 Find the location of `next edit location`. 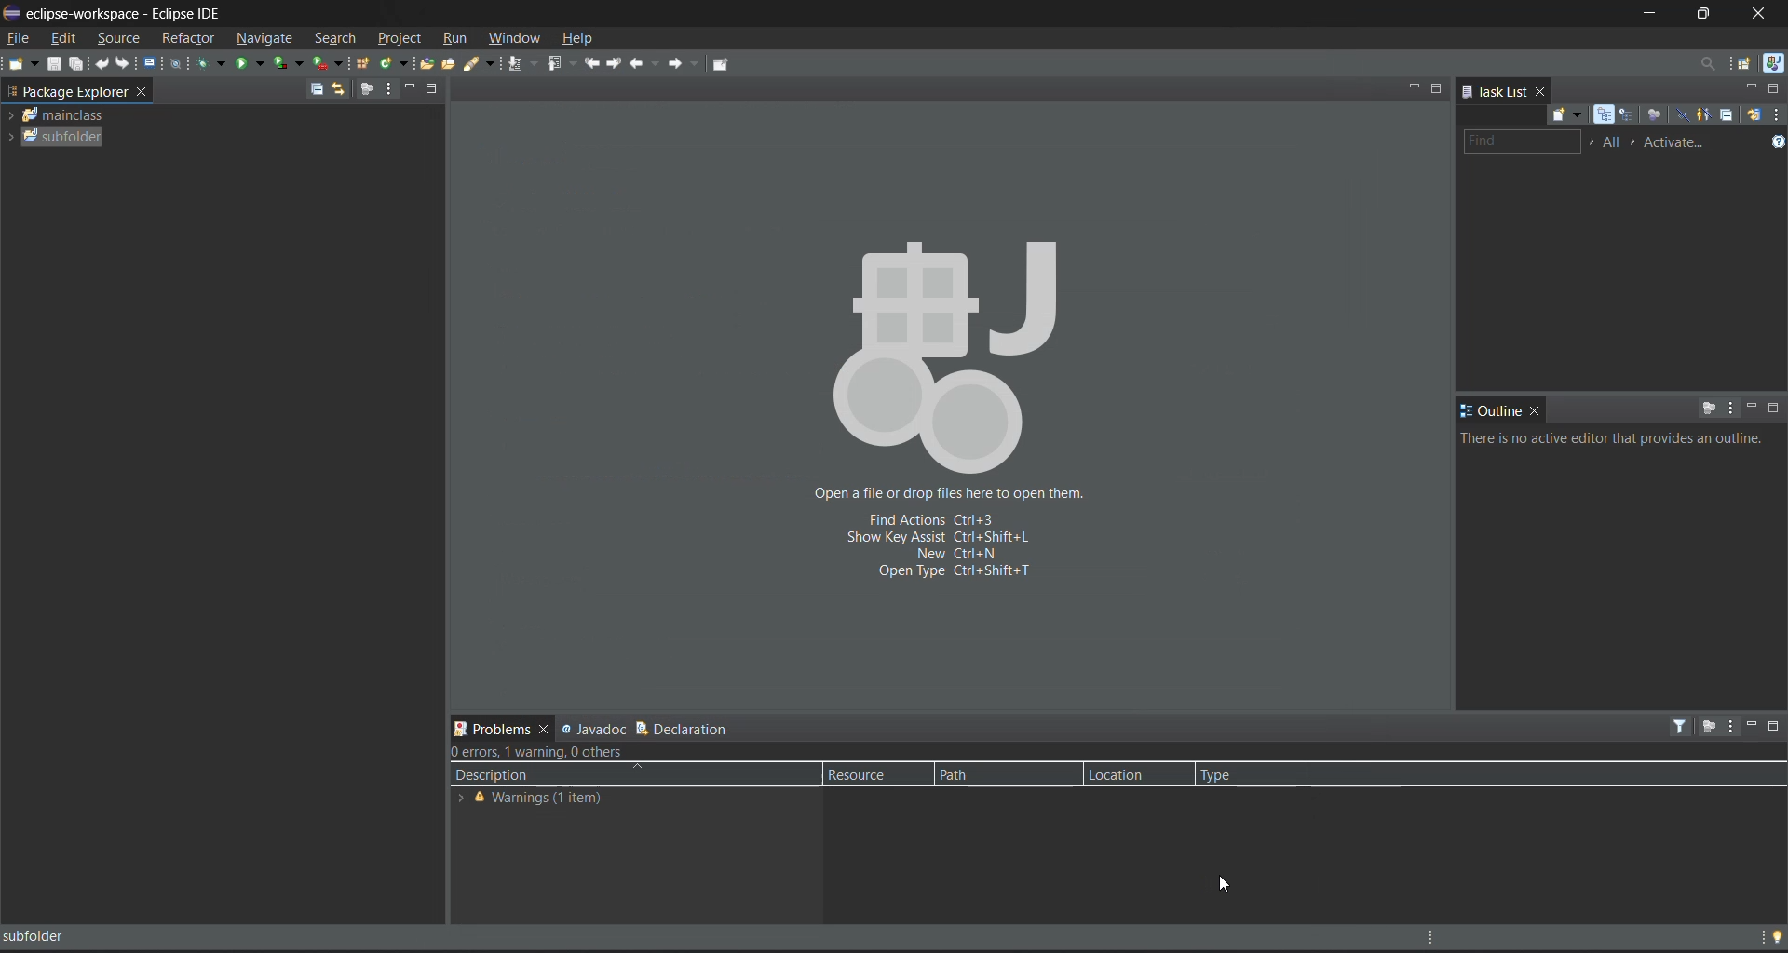

next edit location is located at coordinates (617, 60).